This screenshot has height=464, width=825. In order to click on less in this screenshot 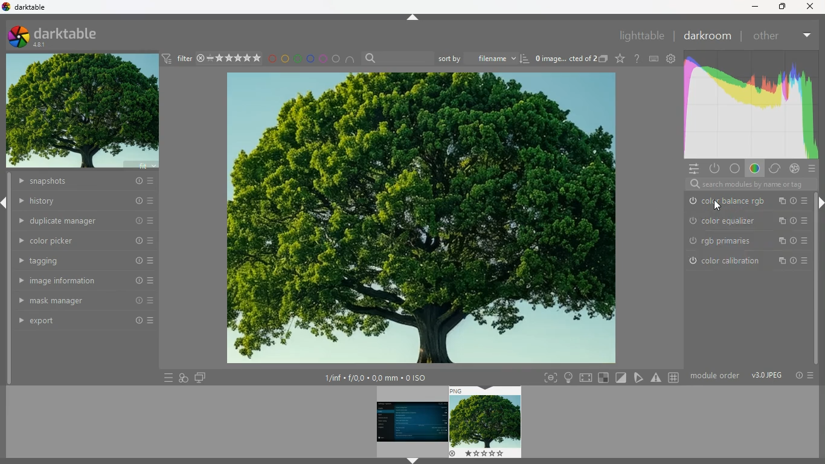, I will do `click(805, 33)`.